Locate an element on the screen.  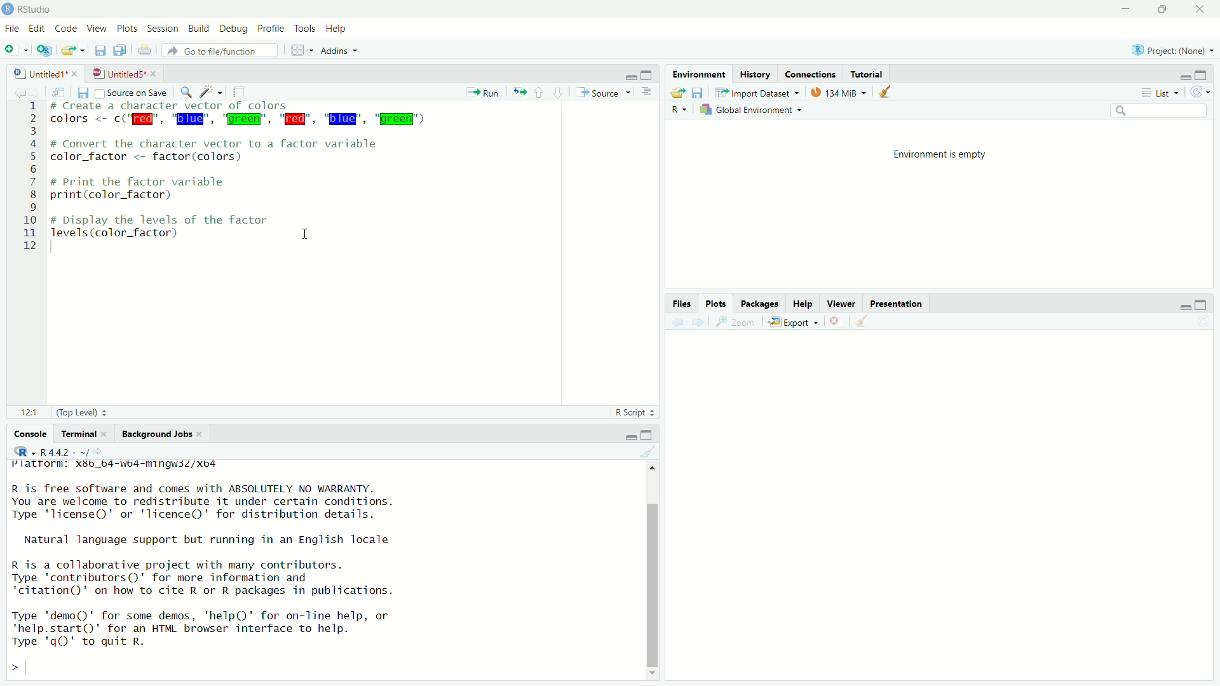
view is located at coordinates (97, 29).